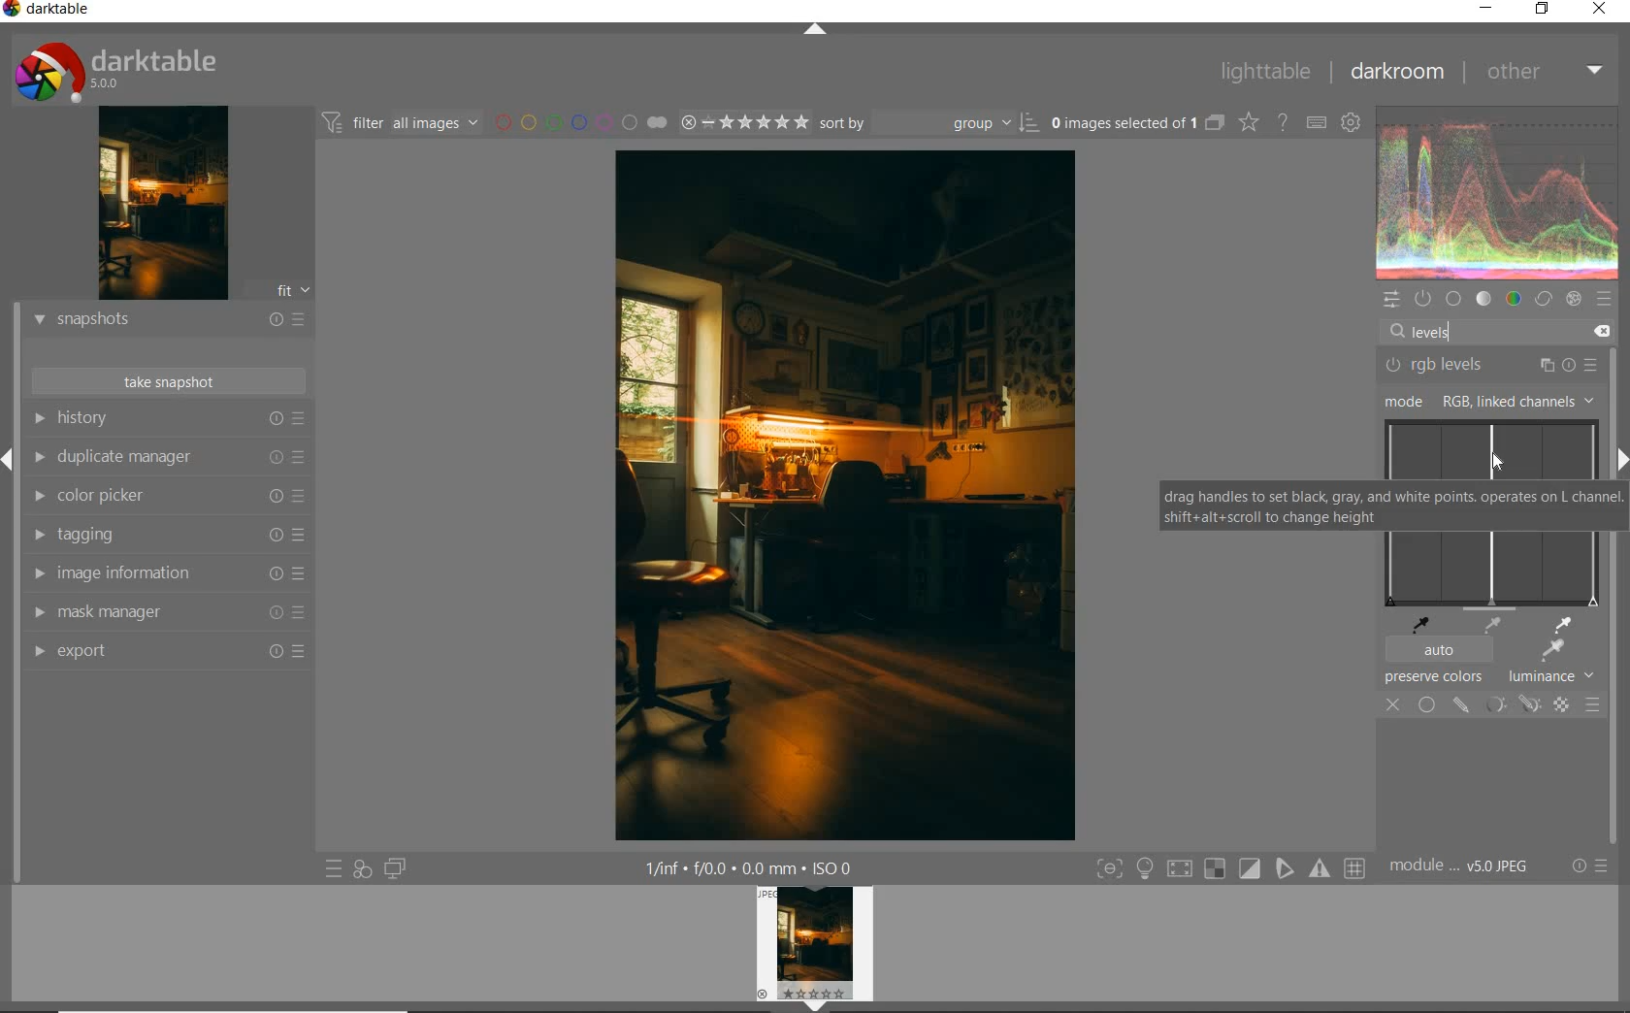  What do you see at coordinates (1498, 192) in the screenshot?
I see `waveform` at bounding box center [1498, 192].